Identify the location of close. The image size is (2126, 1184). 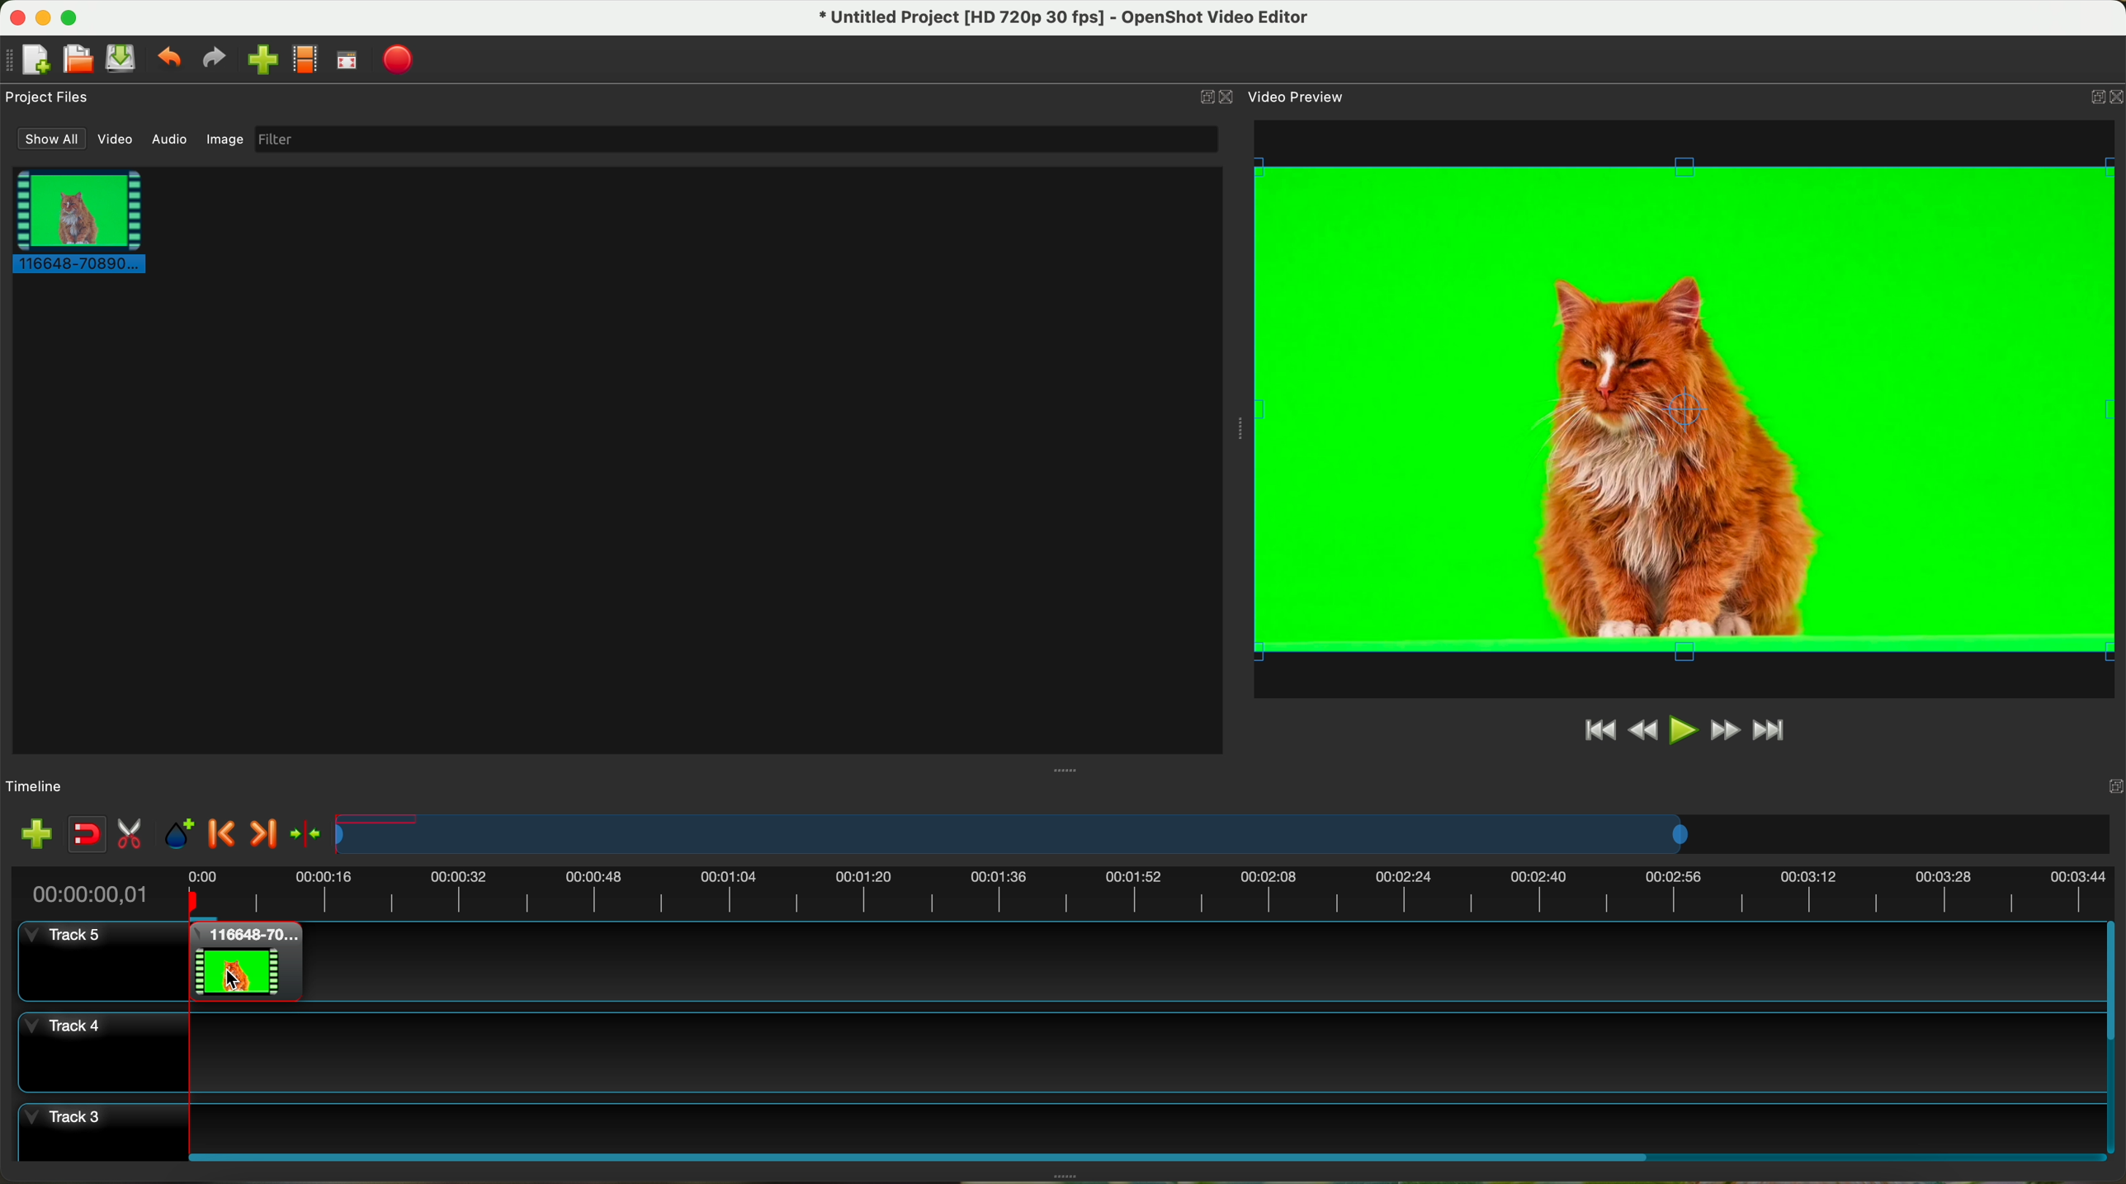
(2102, 100).